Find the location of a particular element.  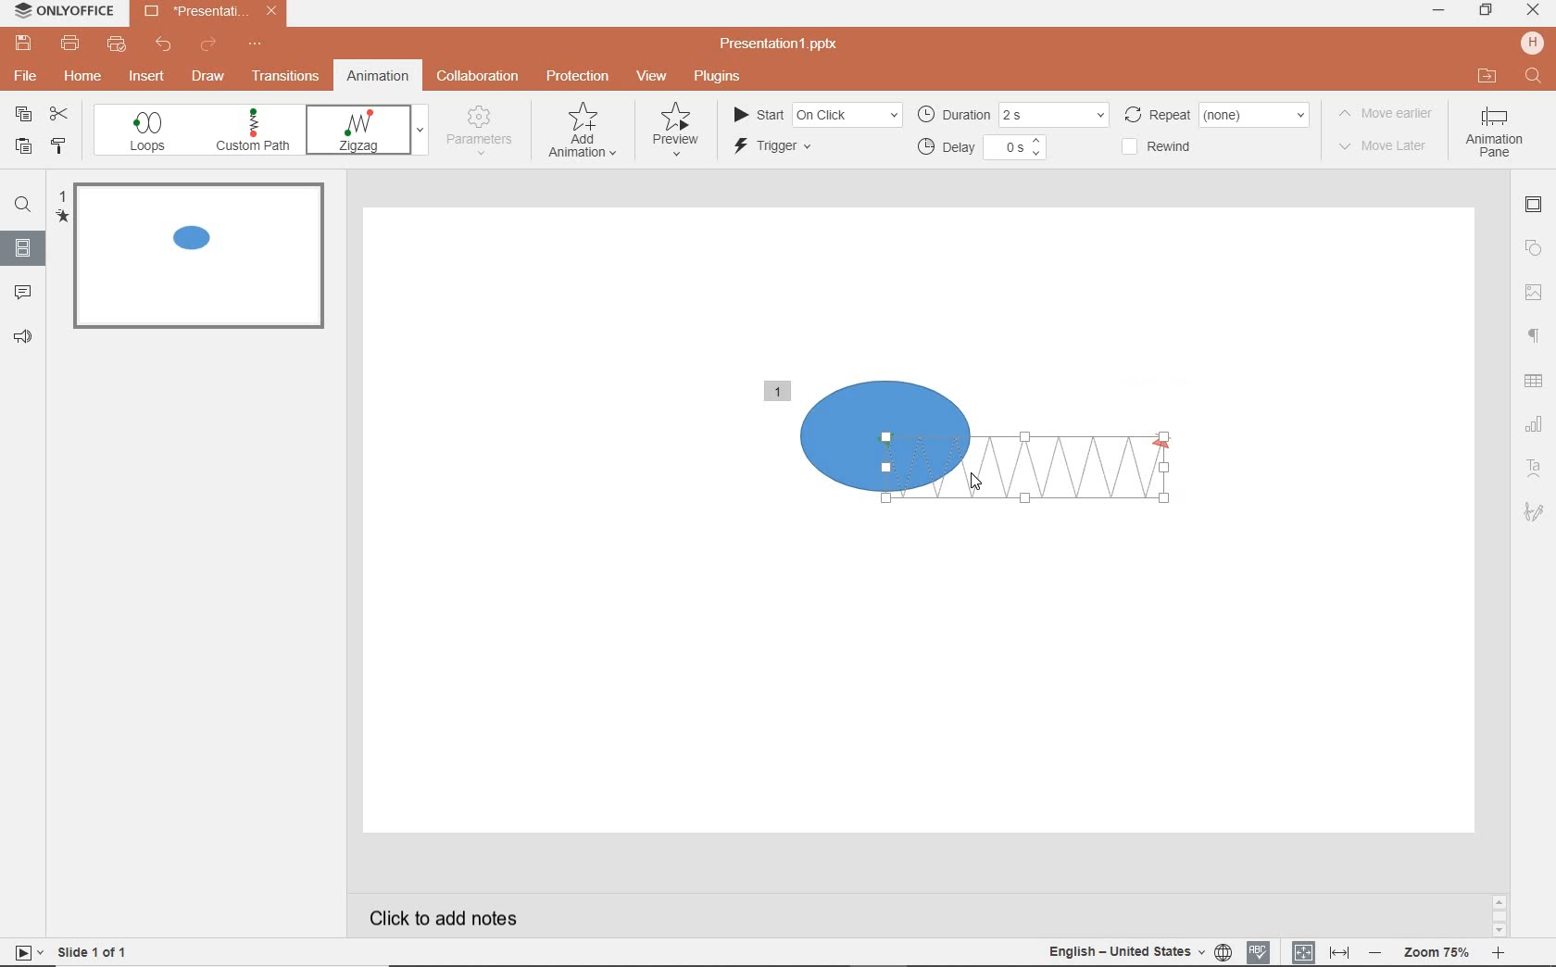

protection is located at coordinates (576, 75).